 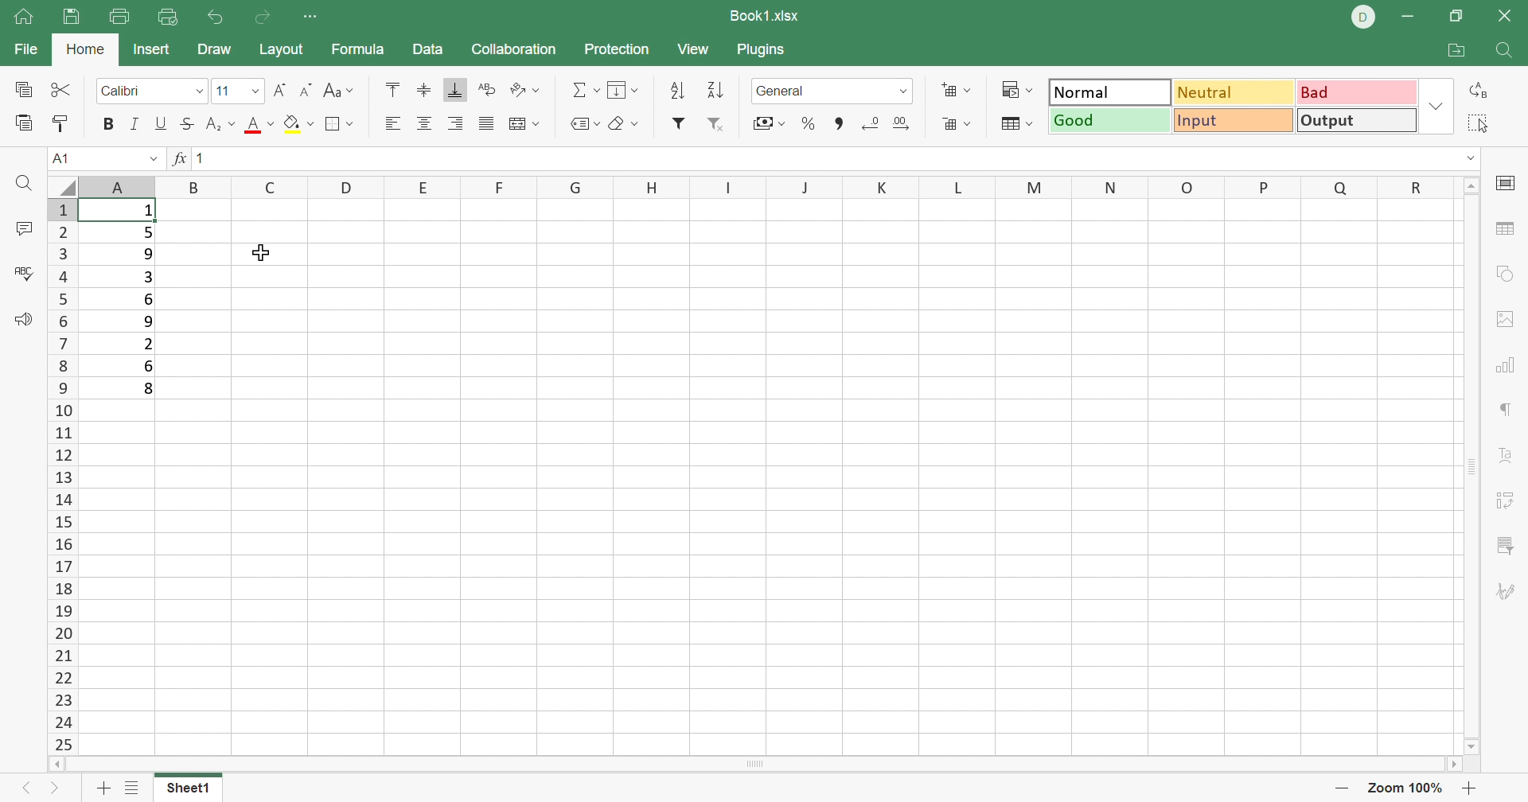 I want to click on Layout, so click(x=284, y=49).